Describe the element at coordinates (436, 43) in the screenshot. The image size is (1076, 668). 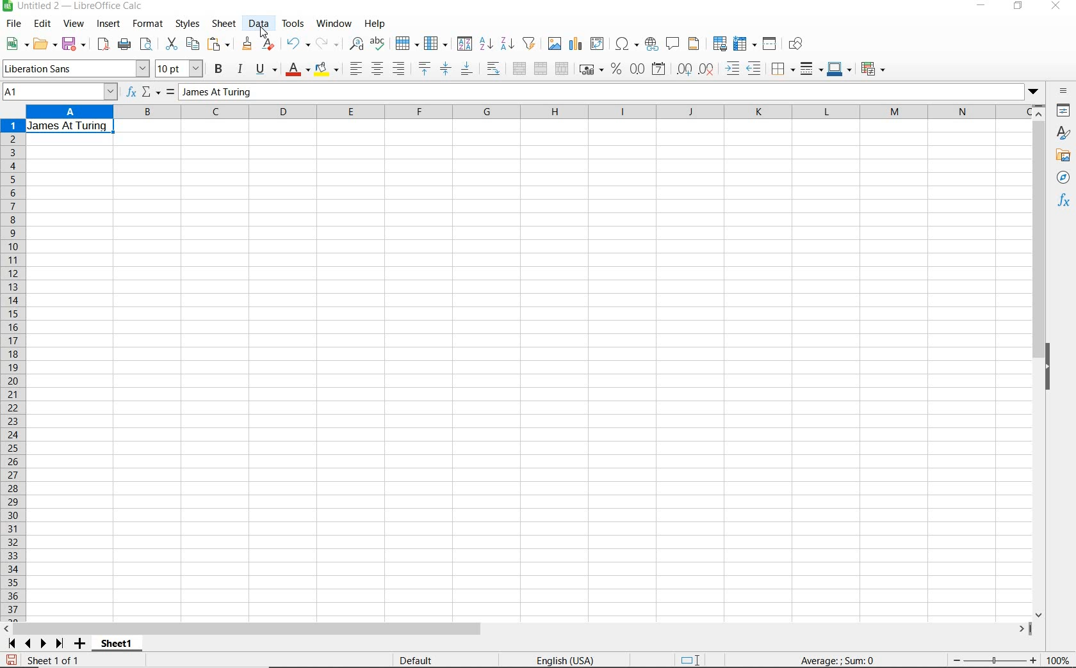
I see `column` at that location.